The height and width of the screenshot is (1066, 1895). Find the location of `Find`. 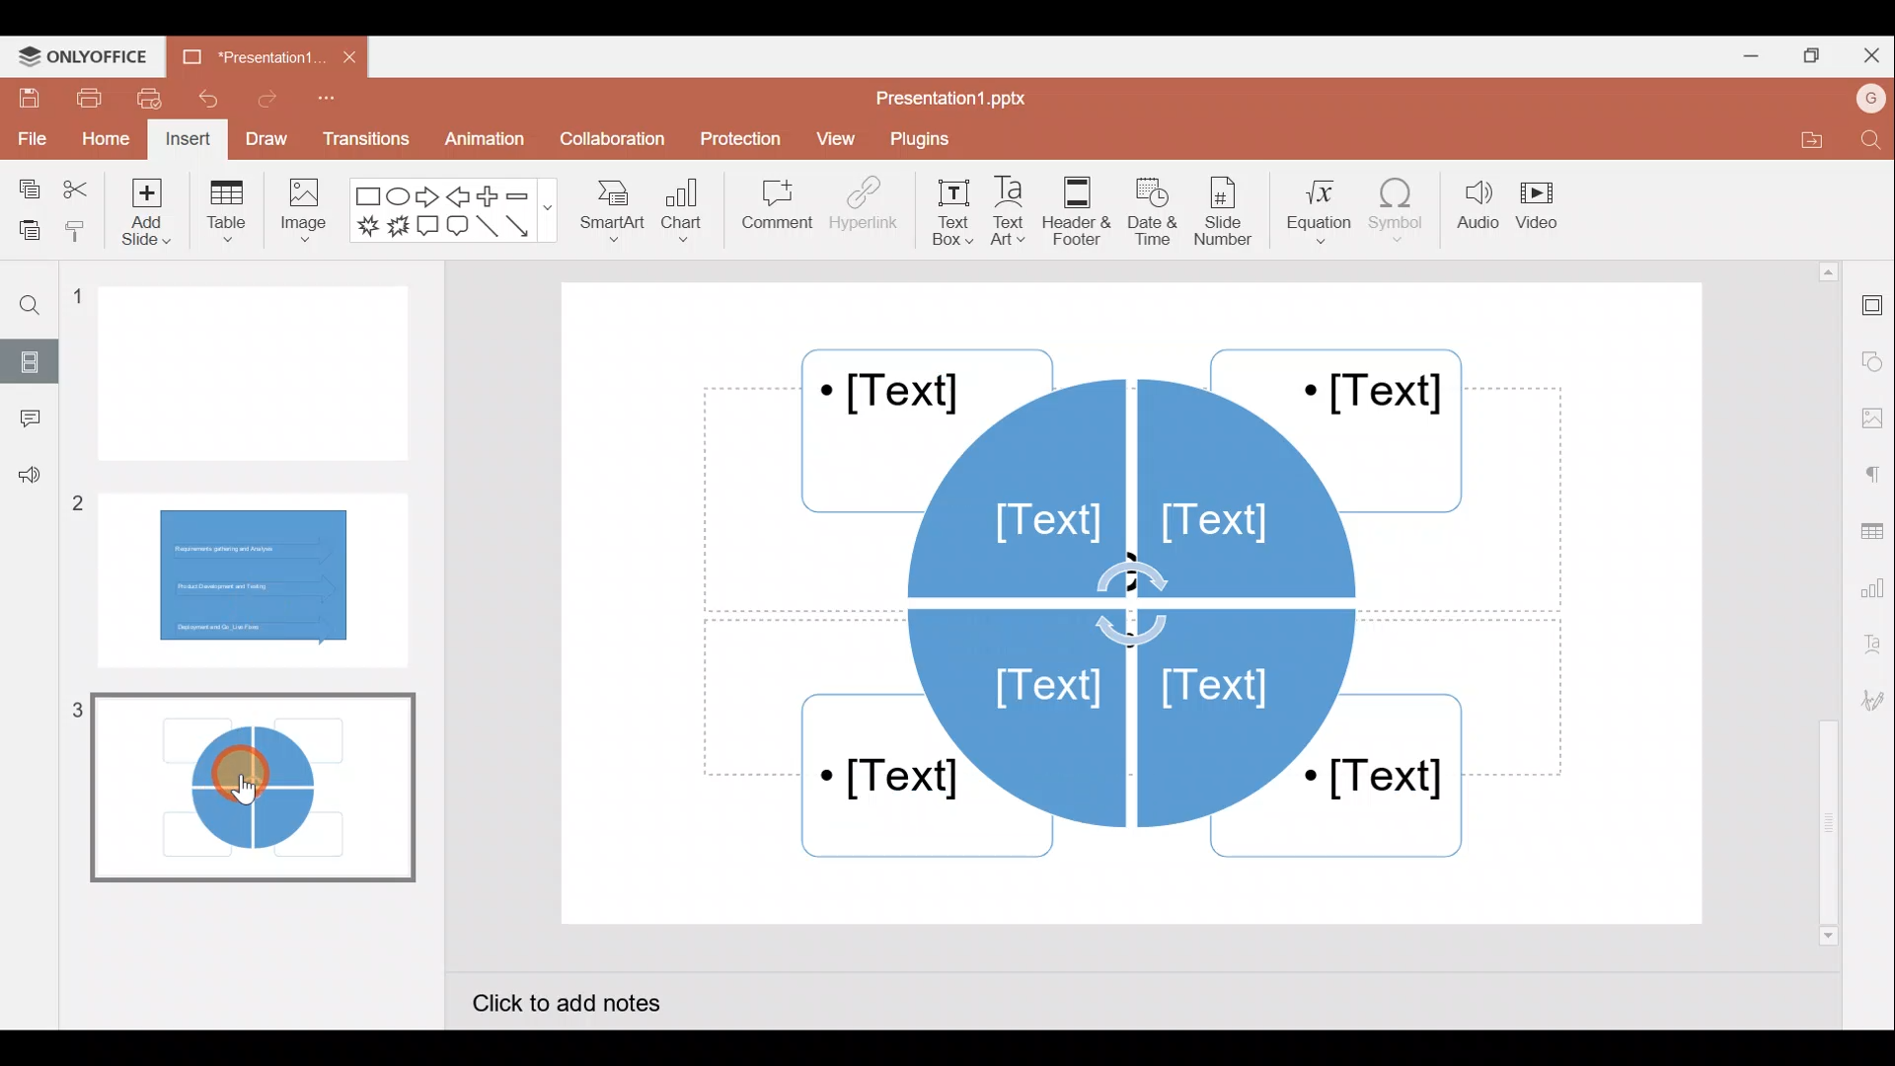

Find is located at coordinates (1867, 141).